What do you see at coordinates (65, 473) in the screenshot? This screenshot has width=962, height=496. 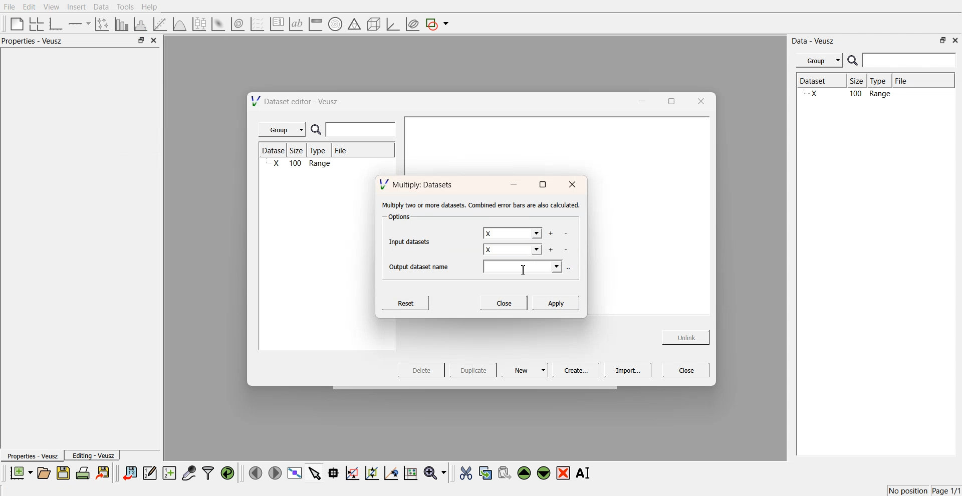 I see `save` at bounding box center [65, 473].